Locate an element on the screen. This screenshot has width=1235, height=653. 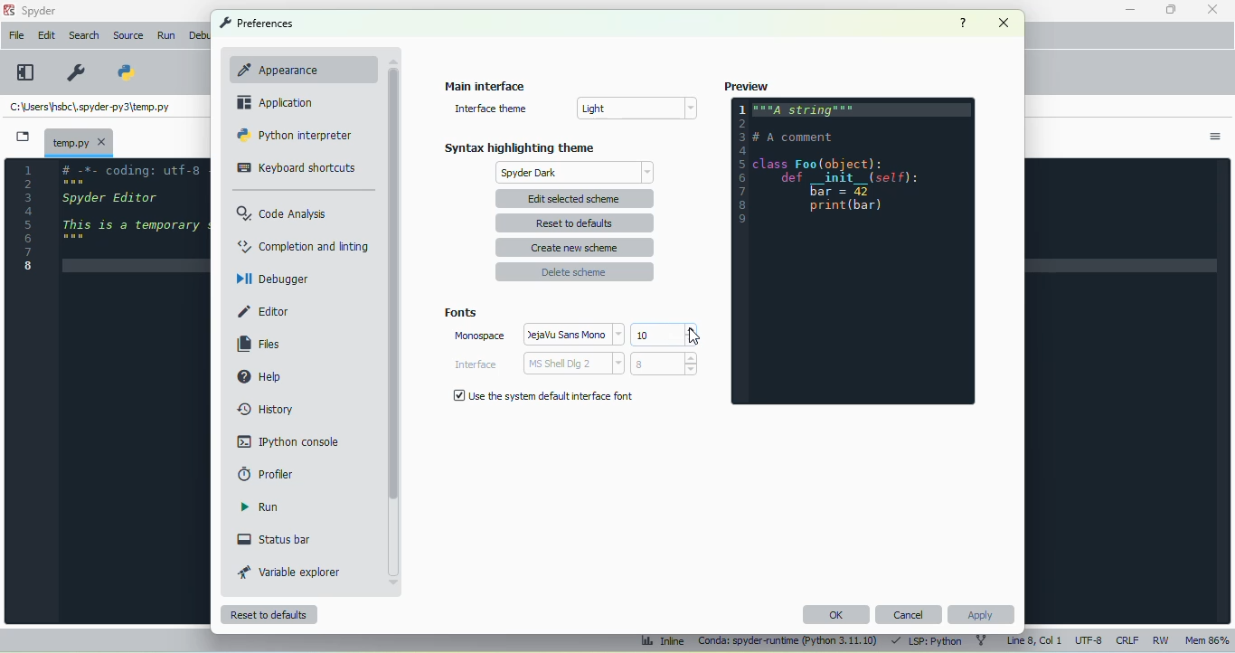
delete scheme is located at coordinates (574, 271).